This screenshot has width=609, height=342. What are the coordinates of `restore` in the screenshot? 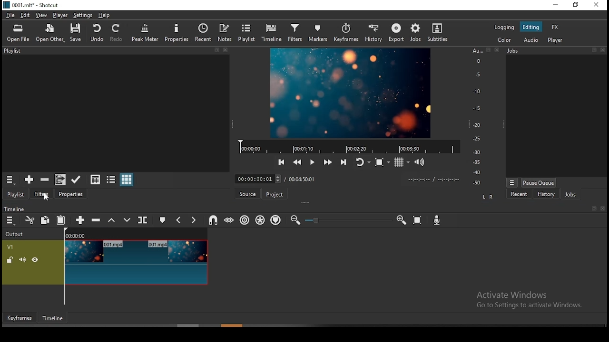 It's located at (576, 4).